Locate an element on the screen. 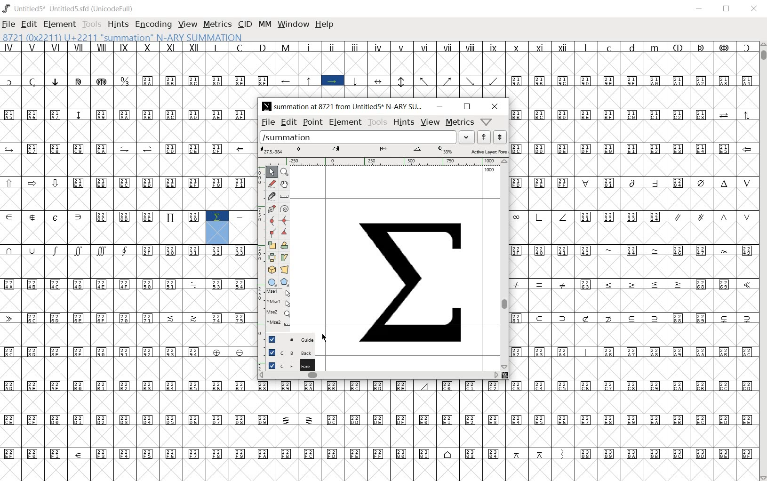  Rotate the selection is located at coordinates (284, 258).